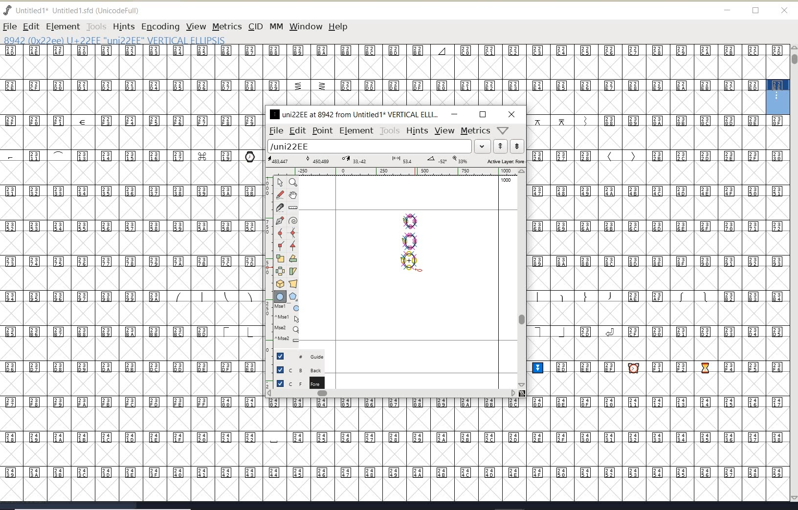 The image size is (798, 510). Describe the element at coordinates (299, 382) in the screenshot. I see `foreground` at that location.